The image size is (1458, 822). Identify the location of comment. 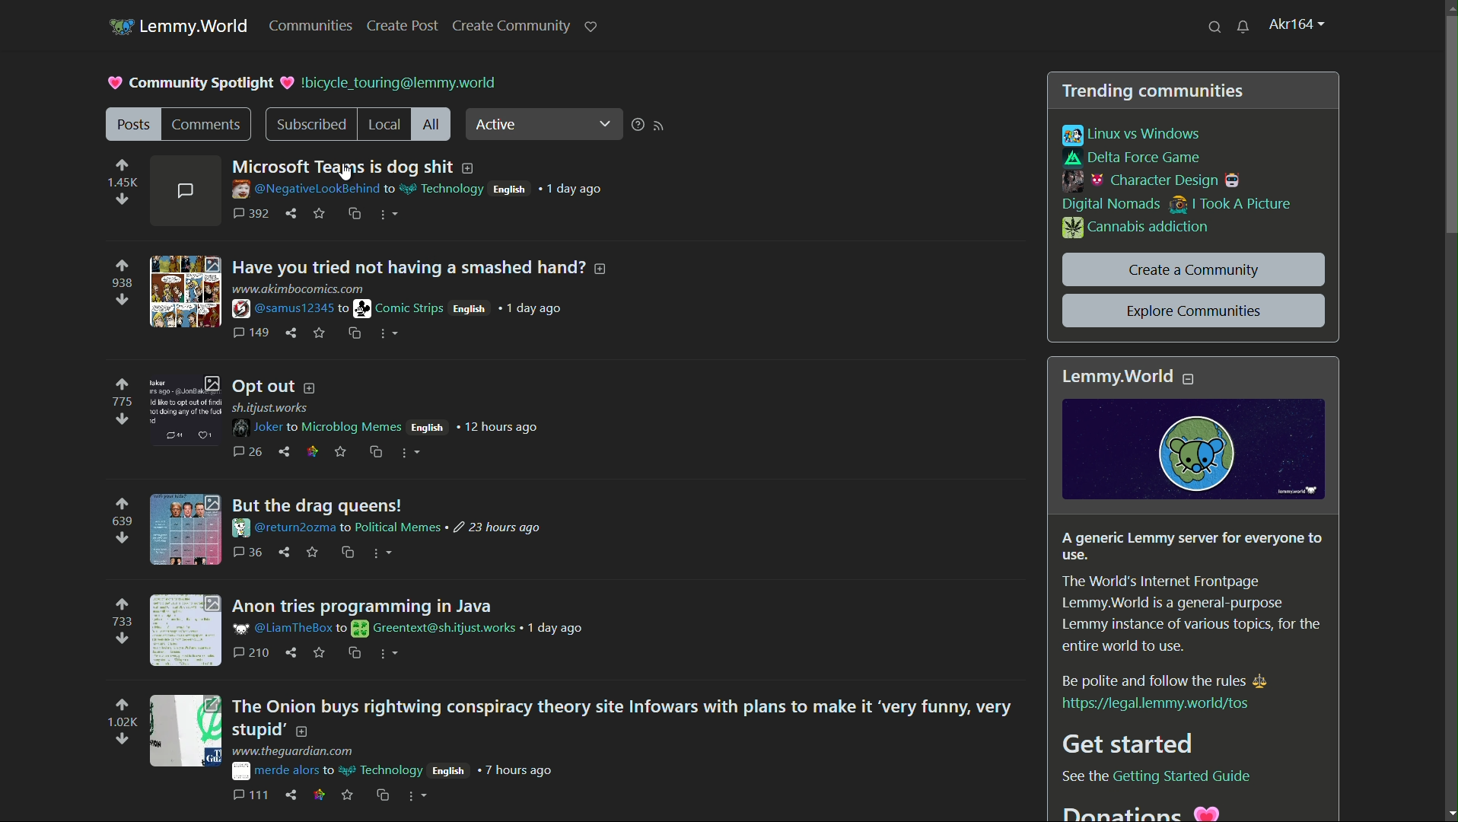
(251, 331).